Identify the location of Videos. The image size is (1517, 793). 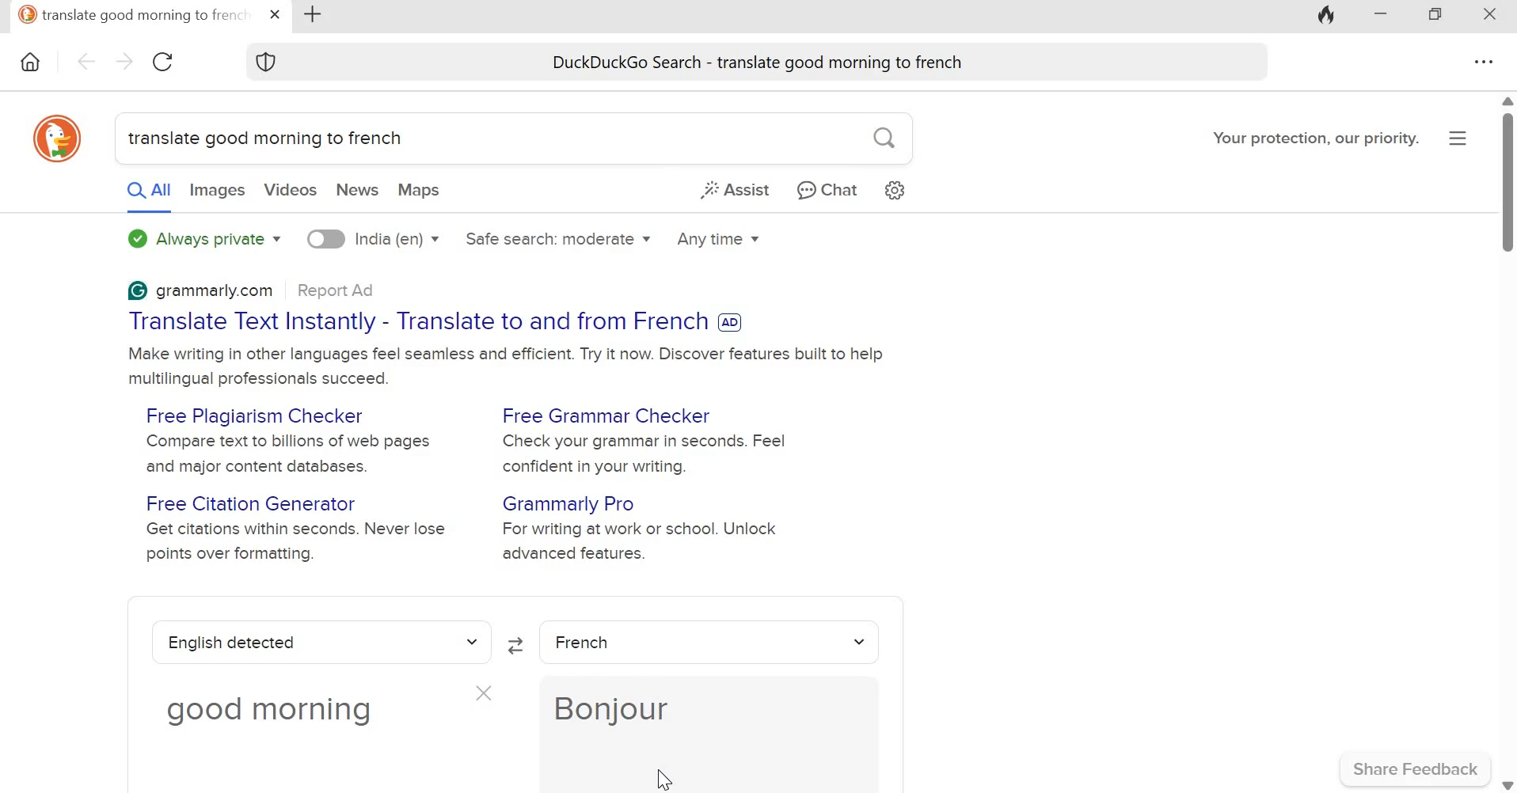
(290, 188).